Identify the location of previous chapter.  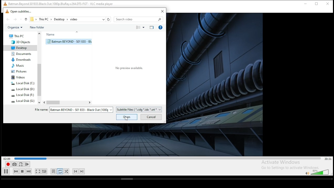
(75, 171).